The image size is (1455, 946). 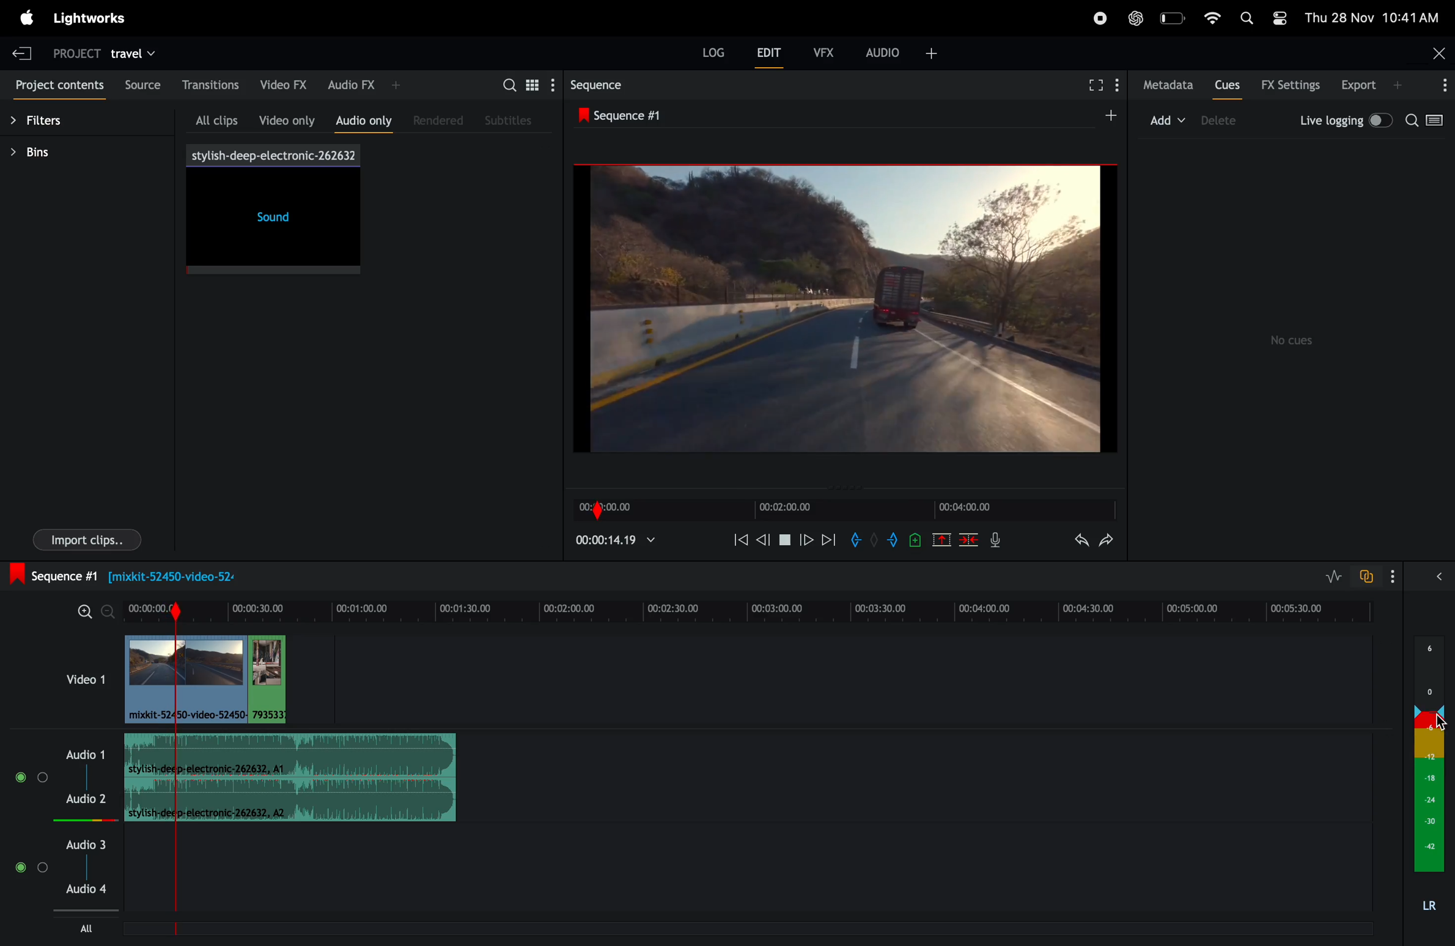 I want to click on search, so click(x=1411, y=120).